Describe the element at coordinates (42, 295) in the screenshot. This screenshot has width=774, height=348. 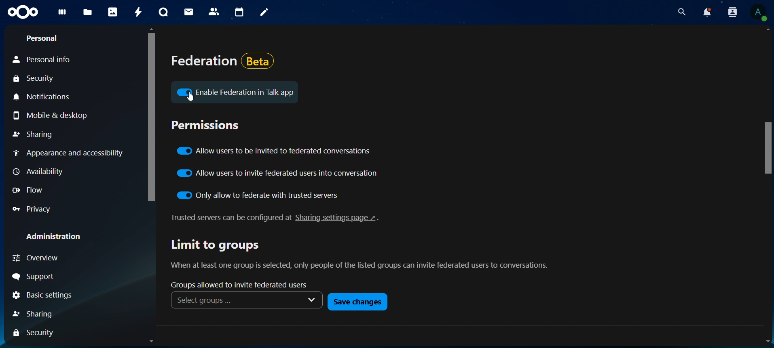
I see `Basic Settings` at that location.